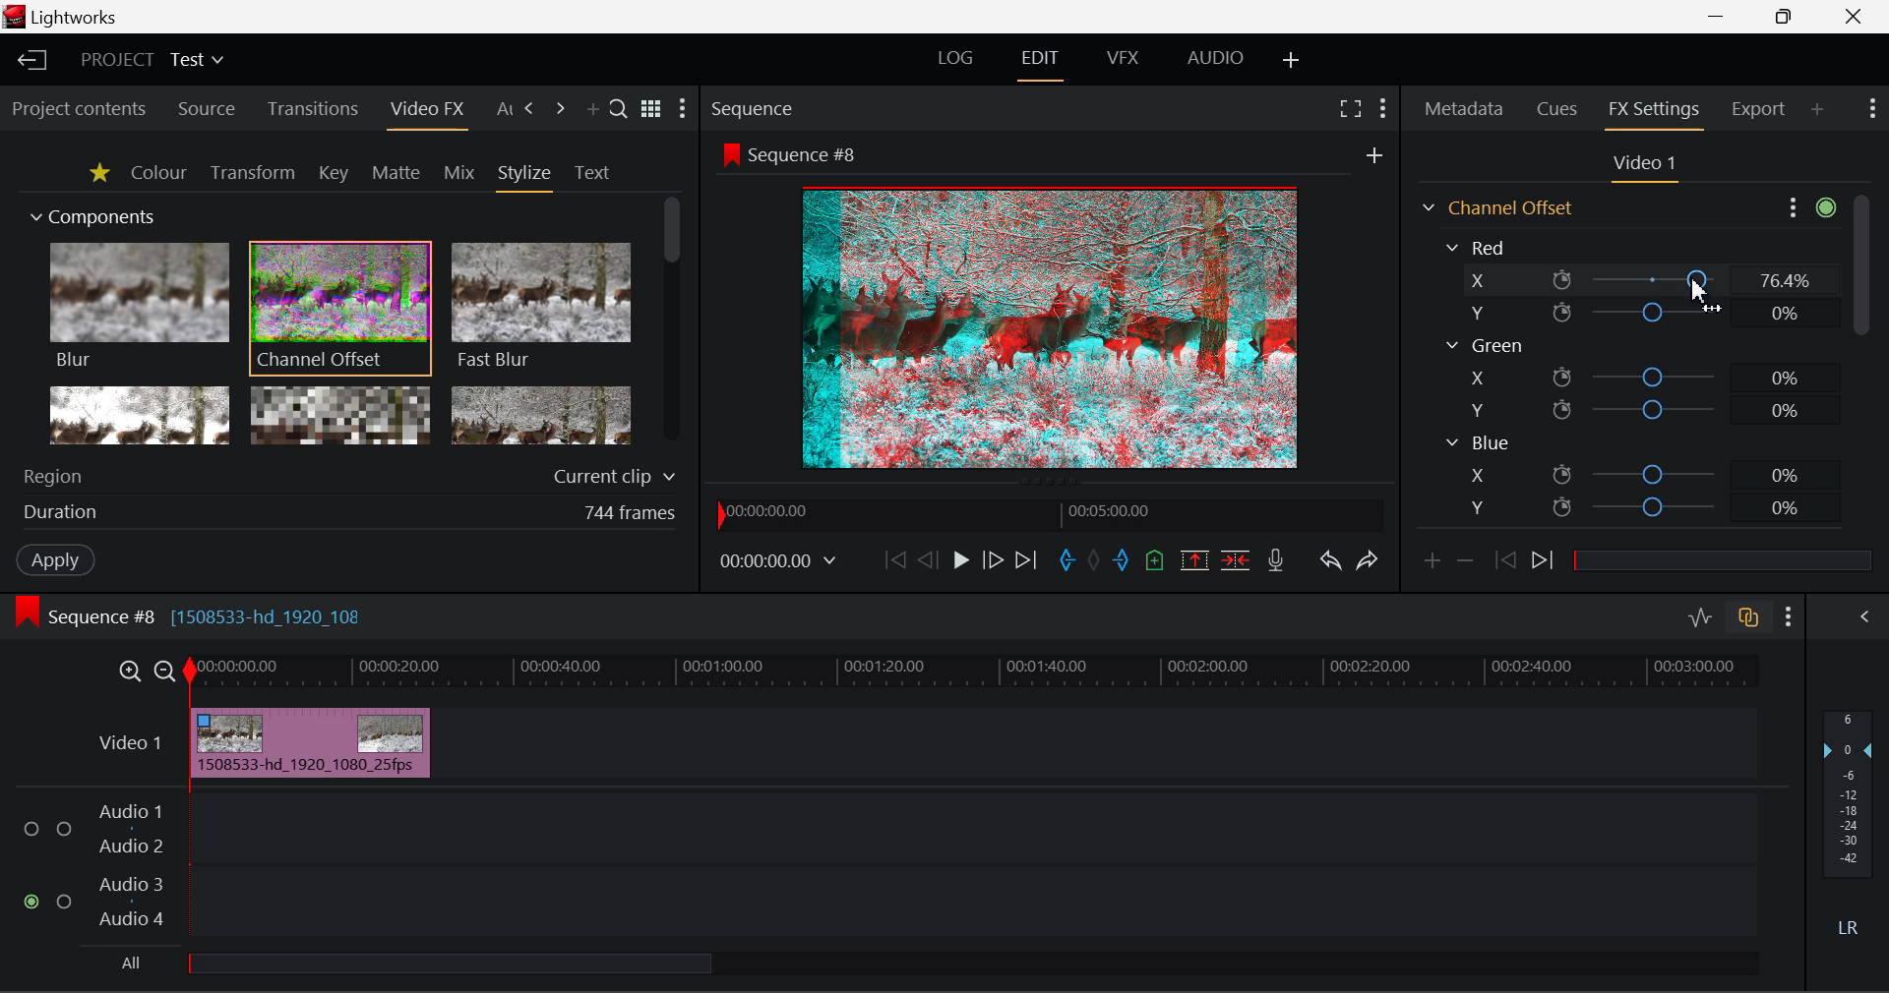 The height and width of the screenshot is (993, 1889). I want to click on Toggle between title and list view, so click(650, 105).